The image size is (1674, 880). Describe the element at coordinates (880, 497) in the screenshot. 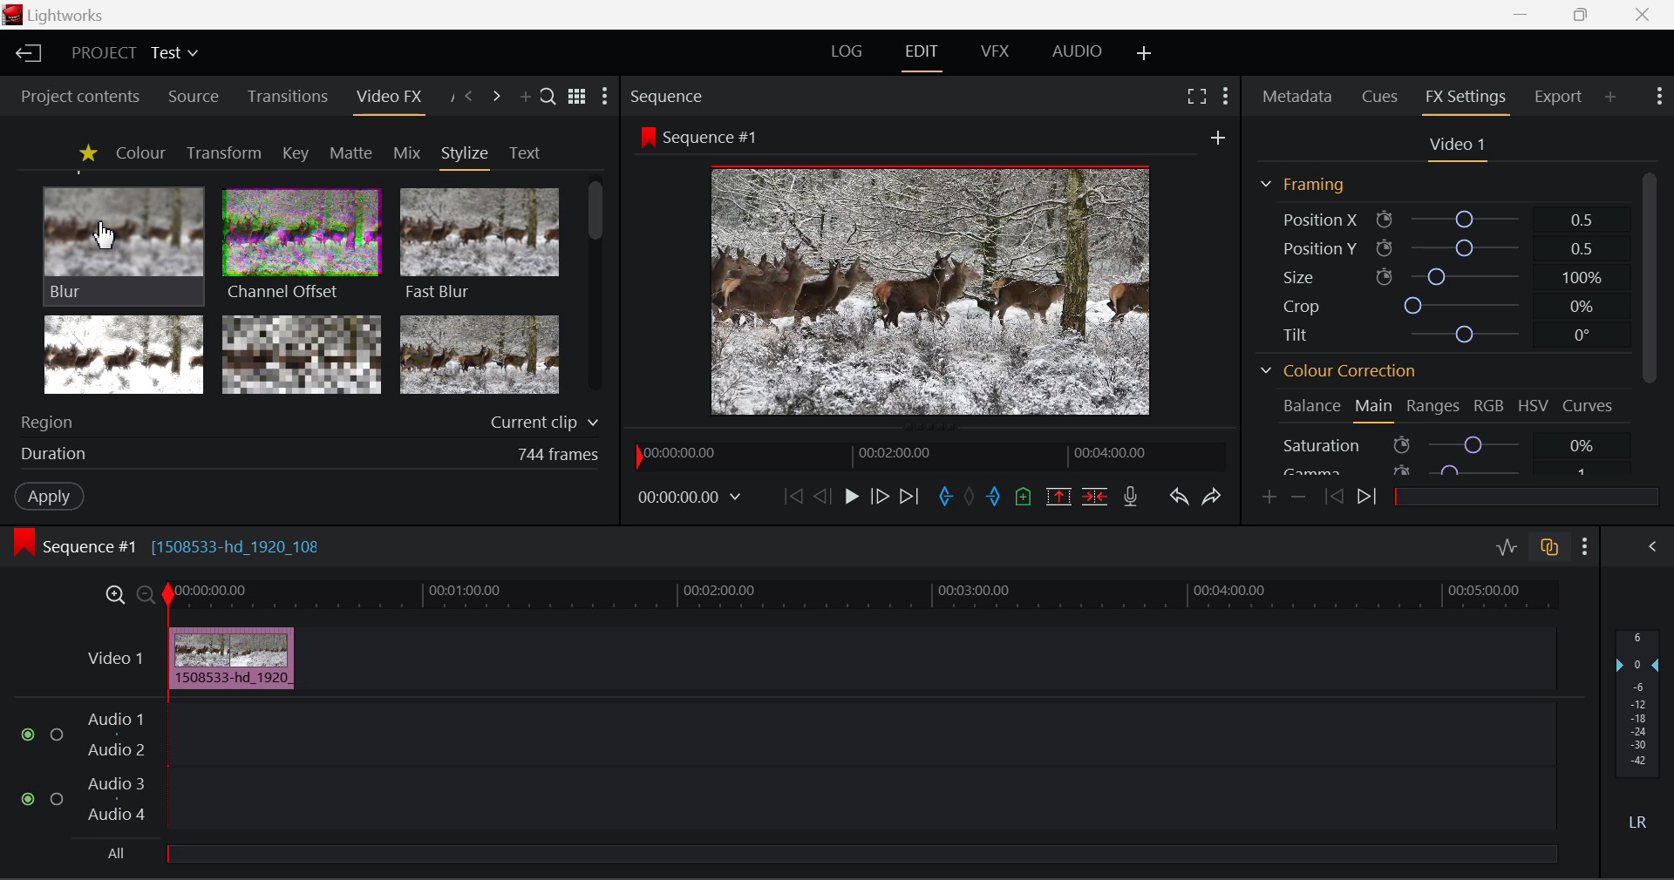

I see `Go Forward` at that location.